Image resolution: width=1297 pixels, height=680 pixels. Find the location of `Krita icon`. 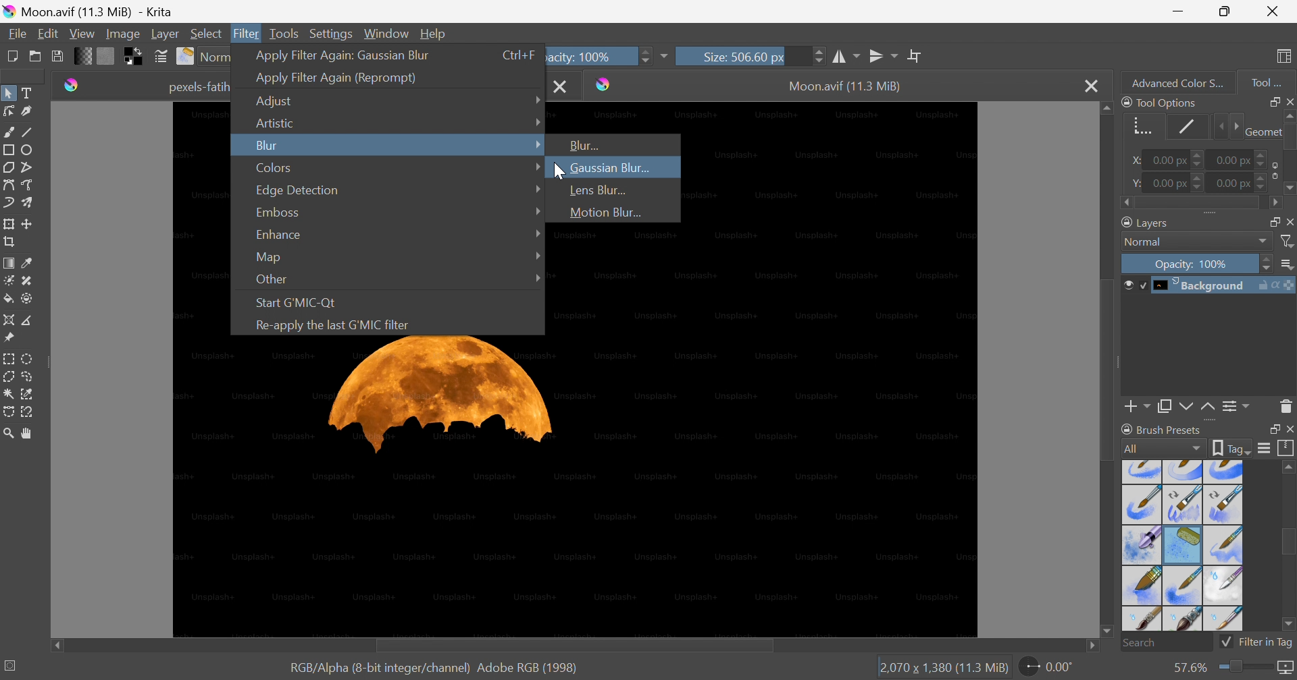

Krita icon is located at coordinates (607, 84).